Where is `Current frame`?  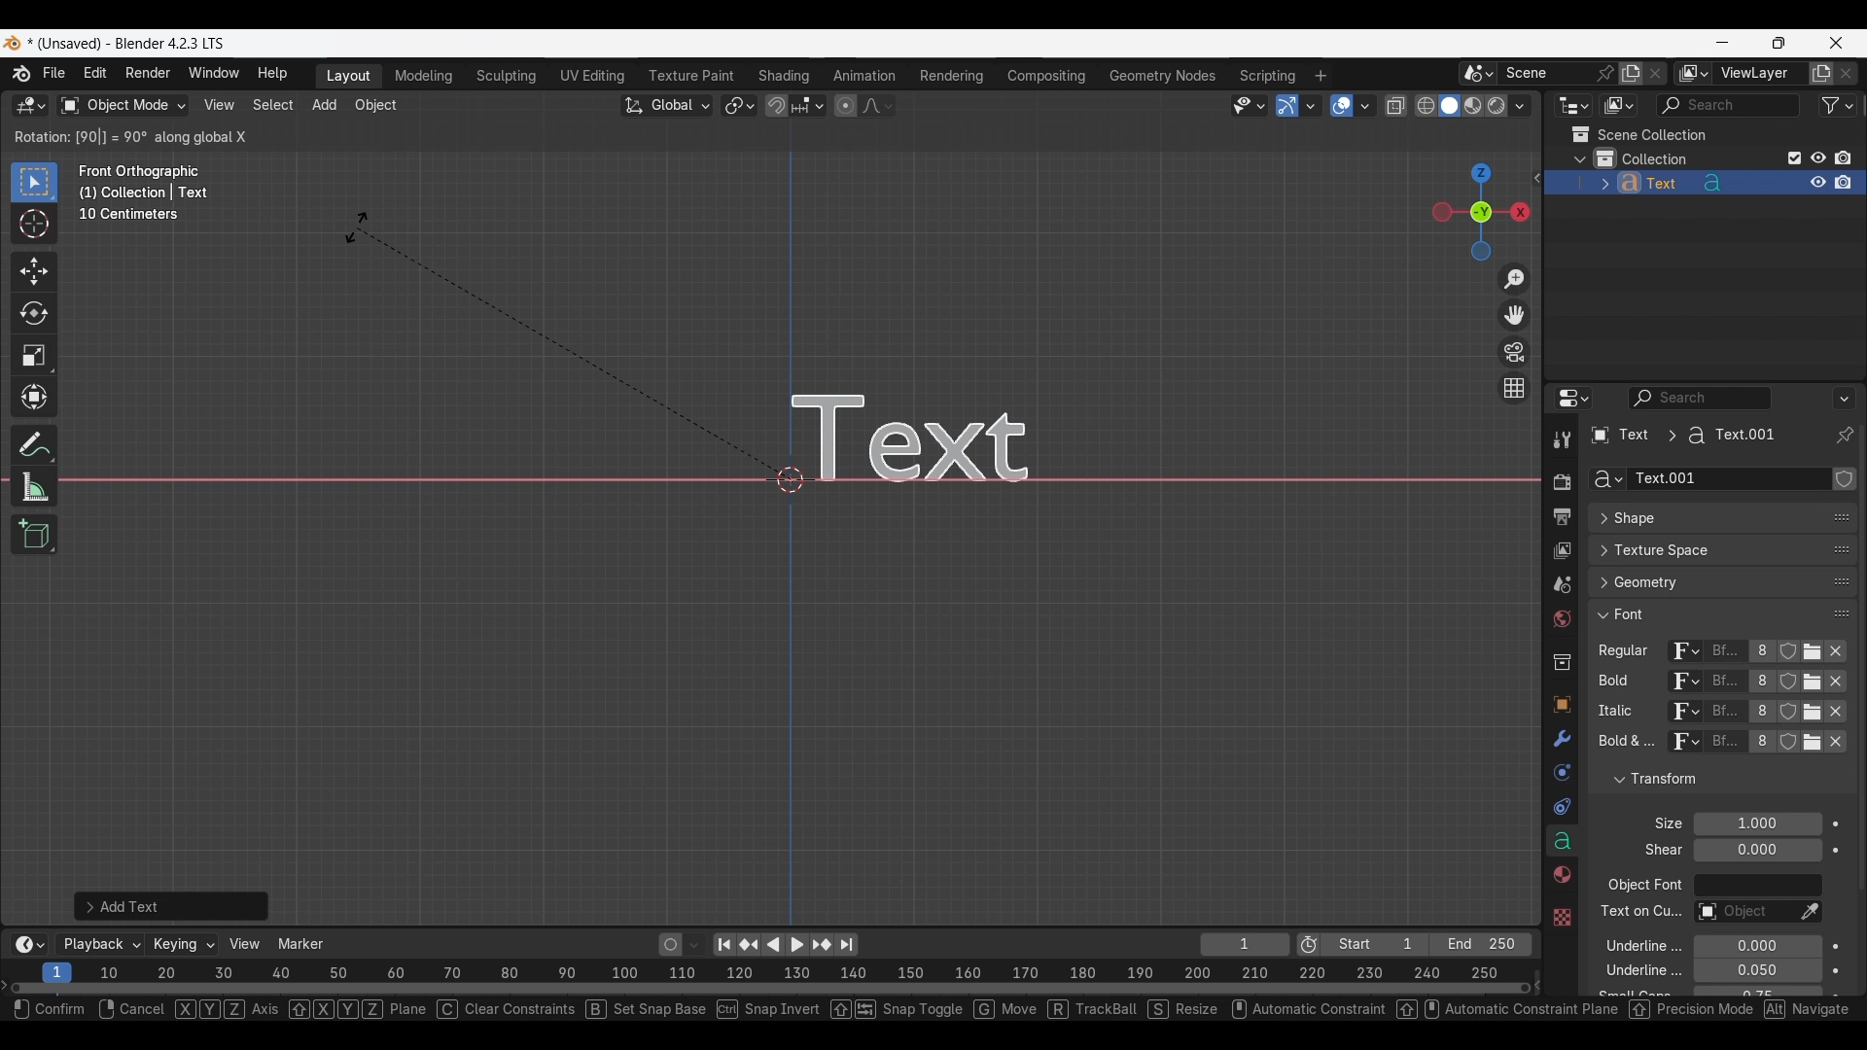 Current frame is located at coordinates (1245, 946).